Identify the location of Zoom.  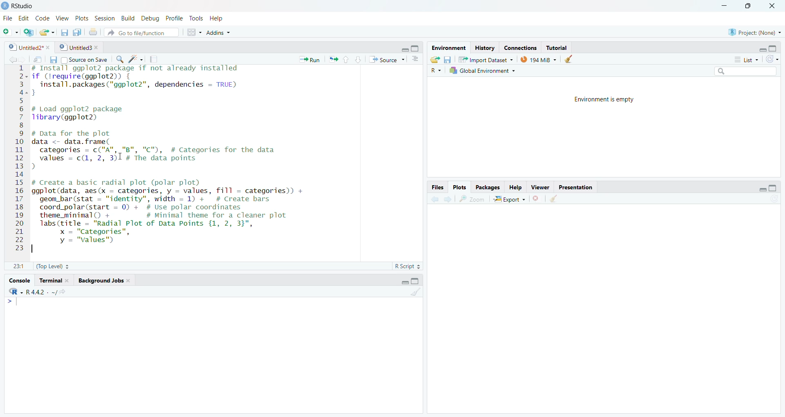
(473, 199).